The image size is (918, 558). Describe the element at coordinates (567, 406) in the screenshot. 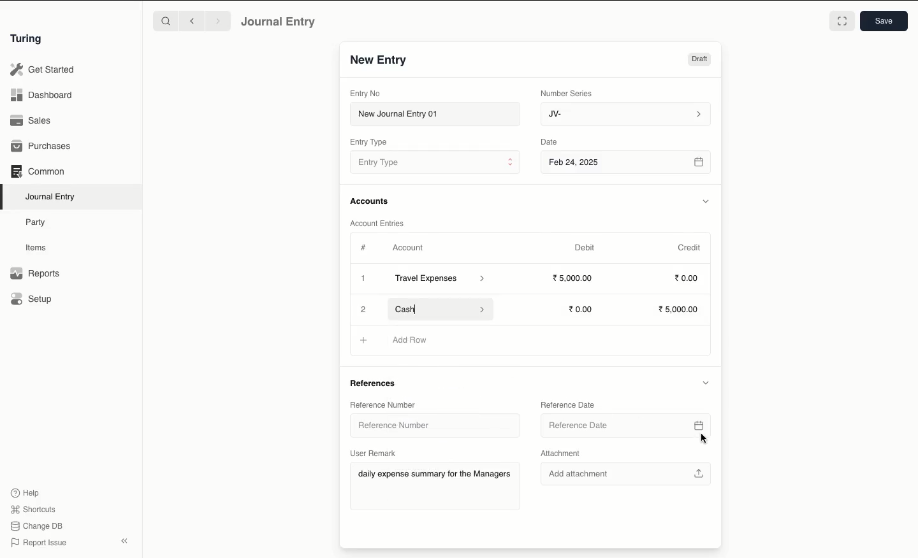

I see `Reference Date` at that location.